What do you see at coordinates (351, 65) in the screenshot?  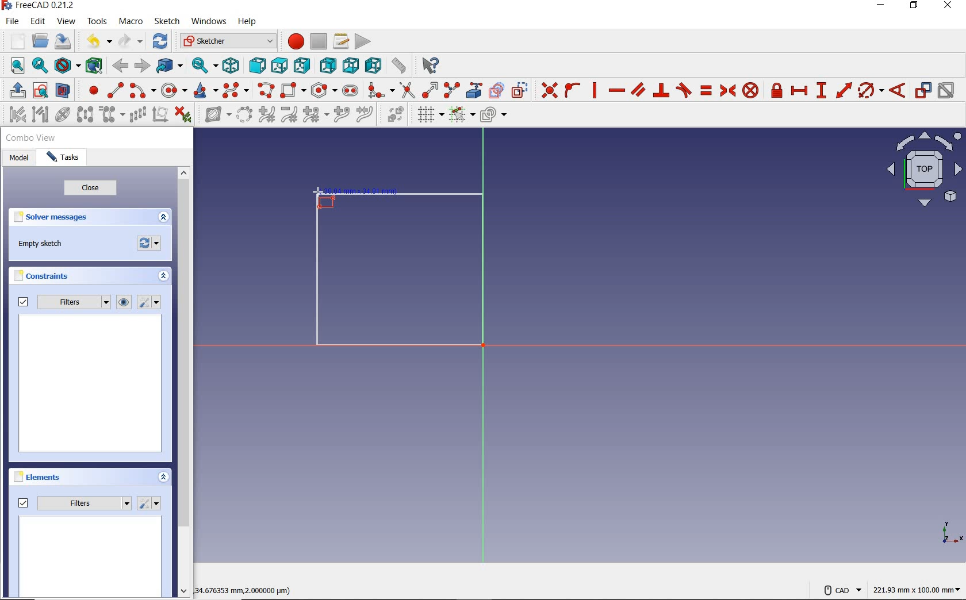 I see `bottom` at bounding box center [351, 65].